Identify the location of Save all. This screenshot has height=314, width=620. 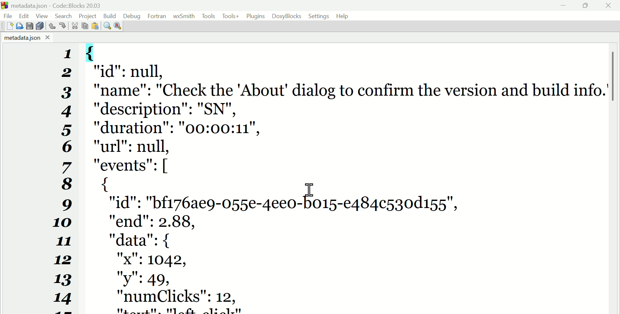
(40, 26).